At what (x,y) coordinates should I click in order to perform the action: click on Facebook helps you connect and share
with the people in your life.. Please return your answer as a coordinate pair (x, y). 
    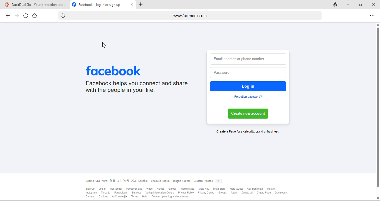
    Looking at the image, I should click on (140, 87).